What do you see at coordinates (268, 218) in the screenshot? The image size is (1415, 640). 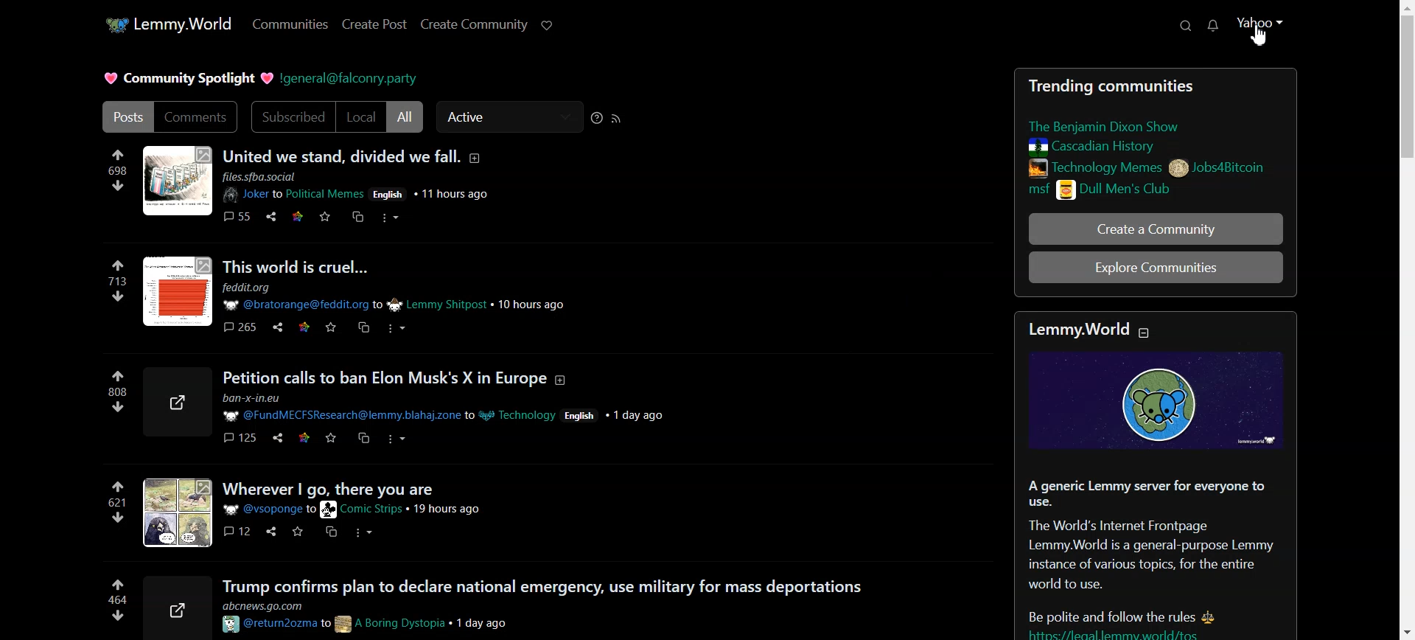 I see `share` at bounding box center [268, 218].